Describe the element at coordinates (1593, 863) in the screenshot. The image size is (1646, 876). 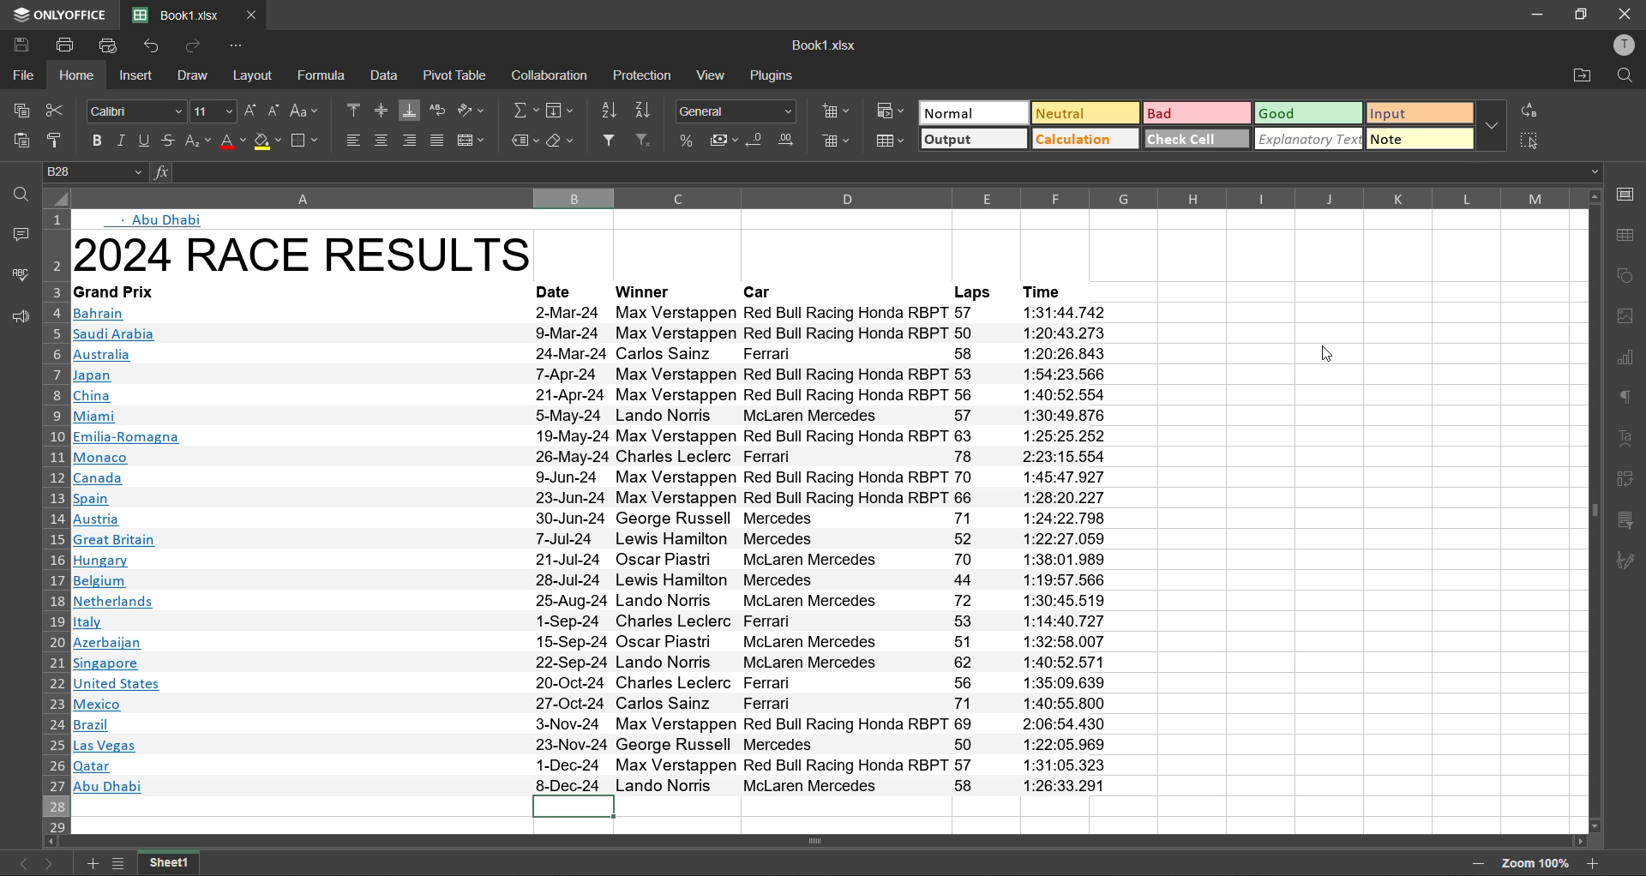
I see `zoom in` at that location.